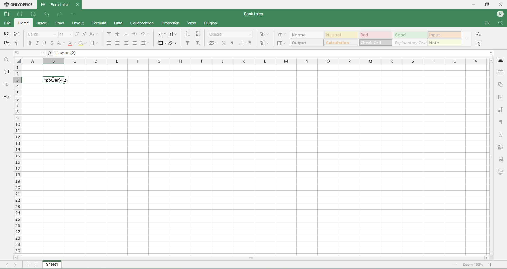  What do you see at coordinates (53, 80) in the screenshot?
I see `cursor` at bounding box center [53, 80].